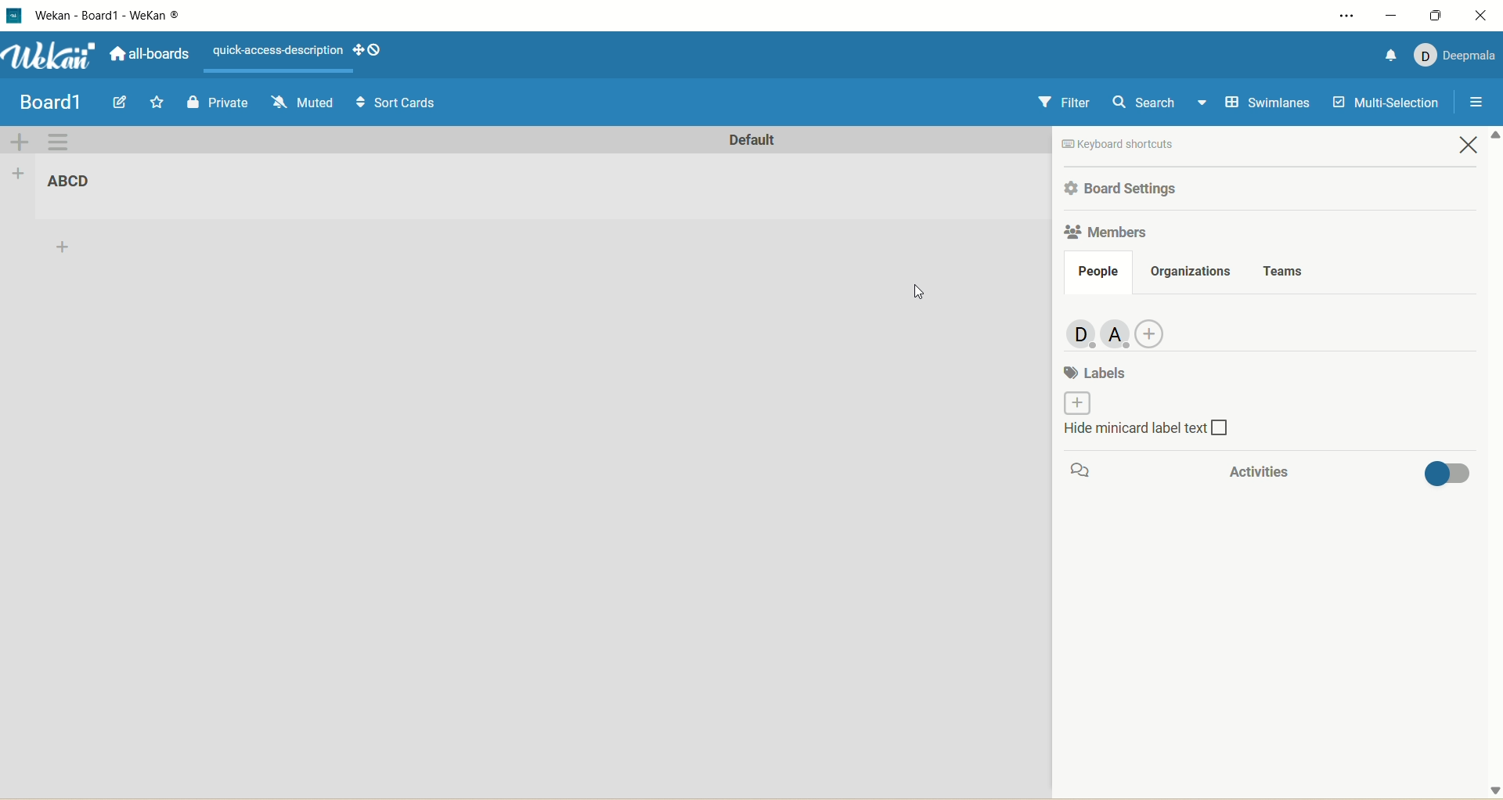 The width and height of the screenshot is (1503, 800). Describe the element at coordinates (1154, 144) in the screenshot. I see `text` at that location.